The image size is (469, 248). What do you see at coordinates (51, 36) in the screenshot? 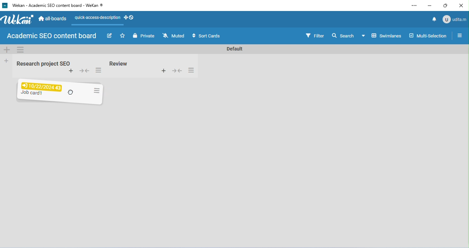
I see `board name: Academic SEO content board` at bounding box center [51, 36].